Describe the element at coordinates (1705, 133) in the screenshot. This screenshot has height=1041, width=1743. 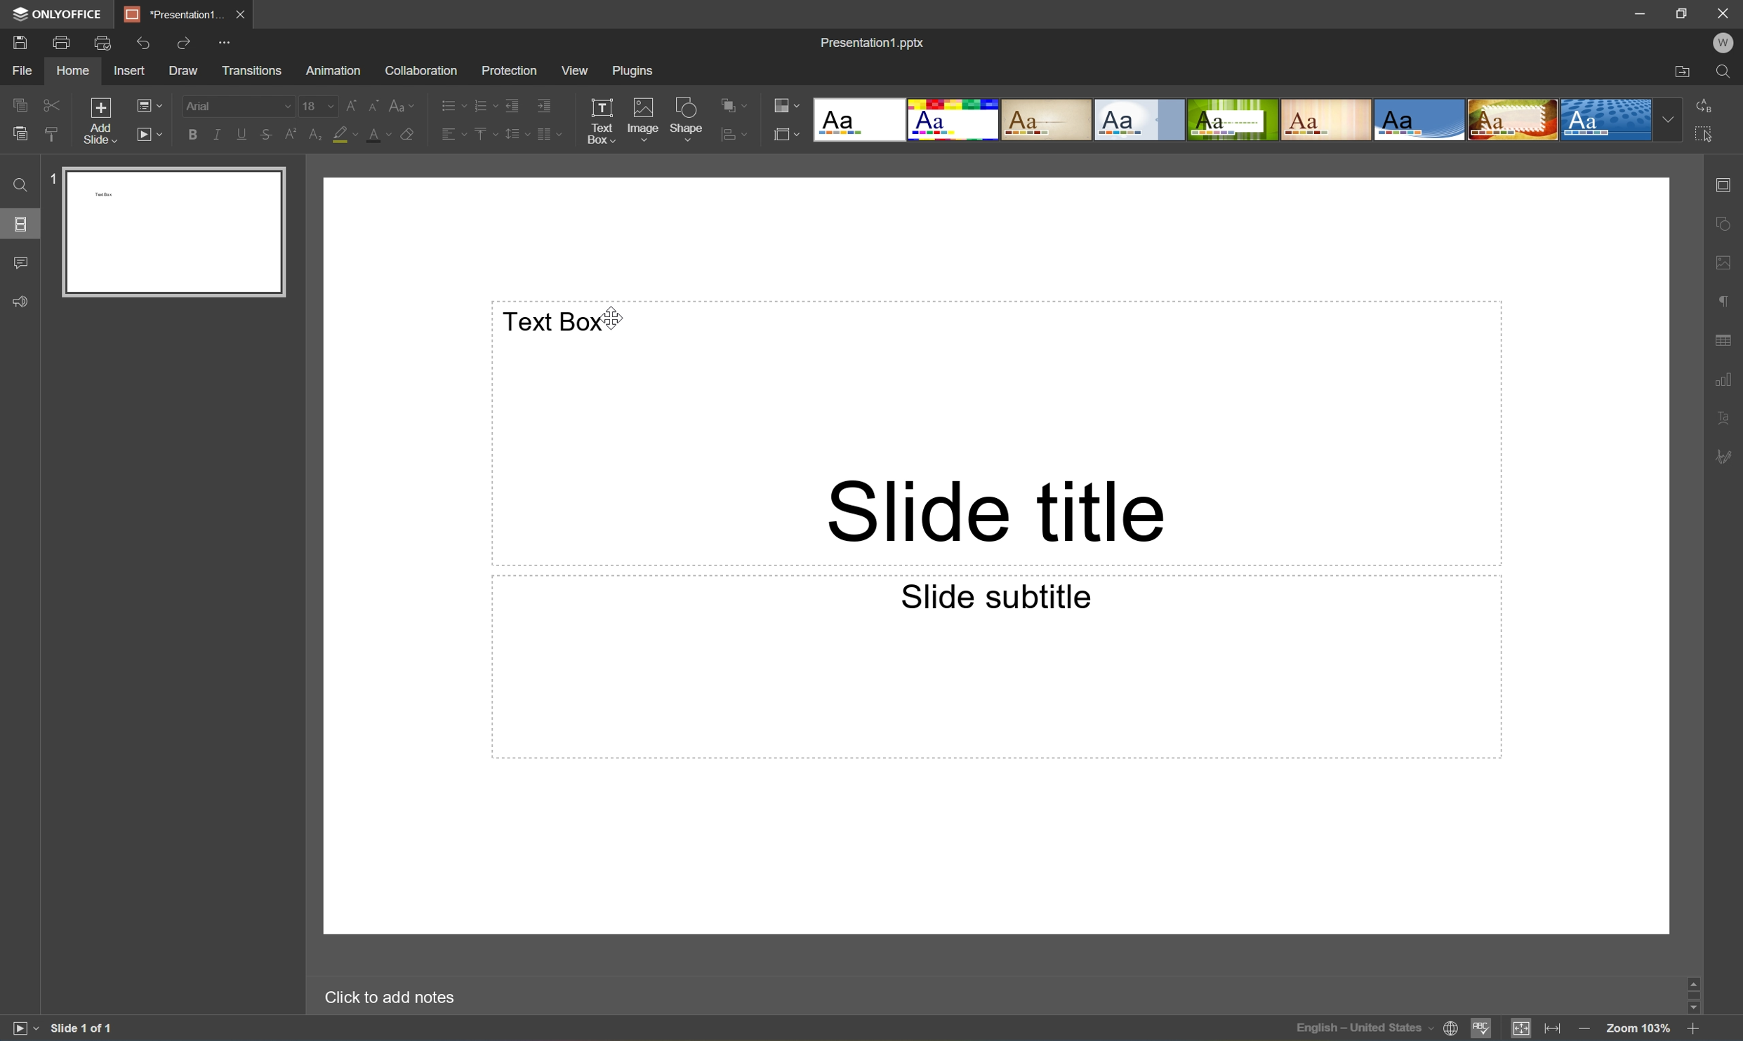
I see `Select All` at that location.